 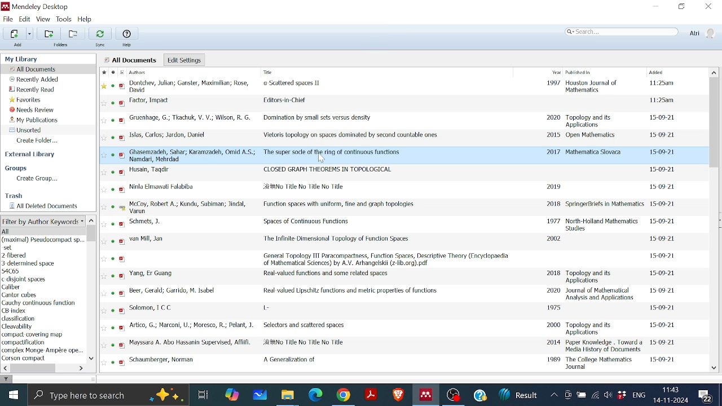 What do you see at coordinates (672, 394) in the screenshot?
I see `Date and time` at bounding box center [672, 394].